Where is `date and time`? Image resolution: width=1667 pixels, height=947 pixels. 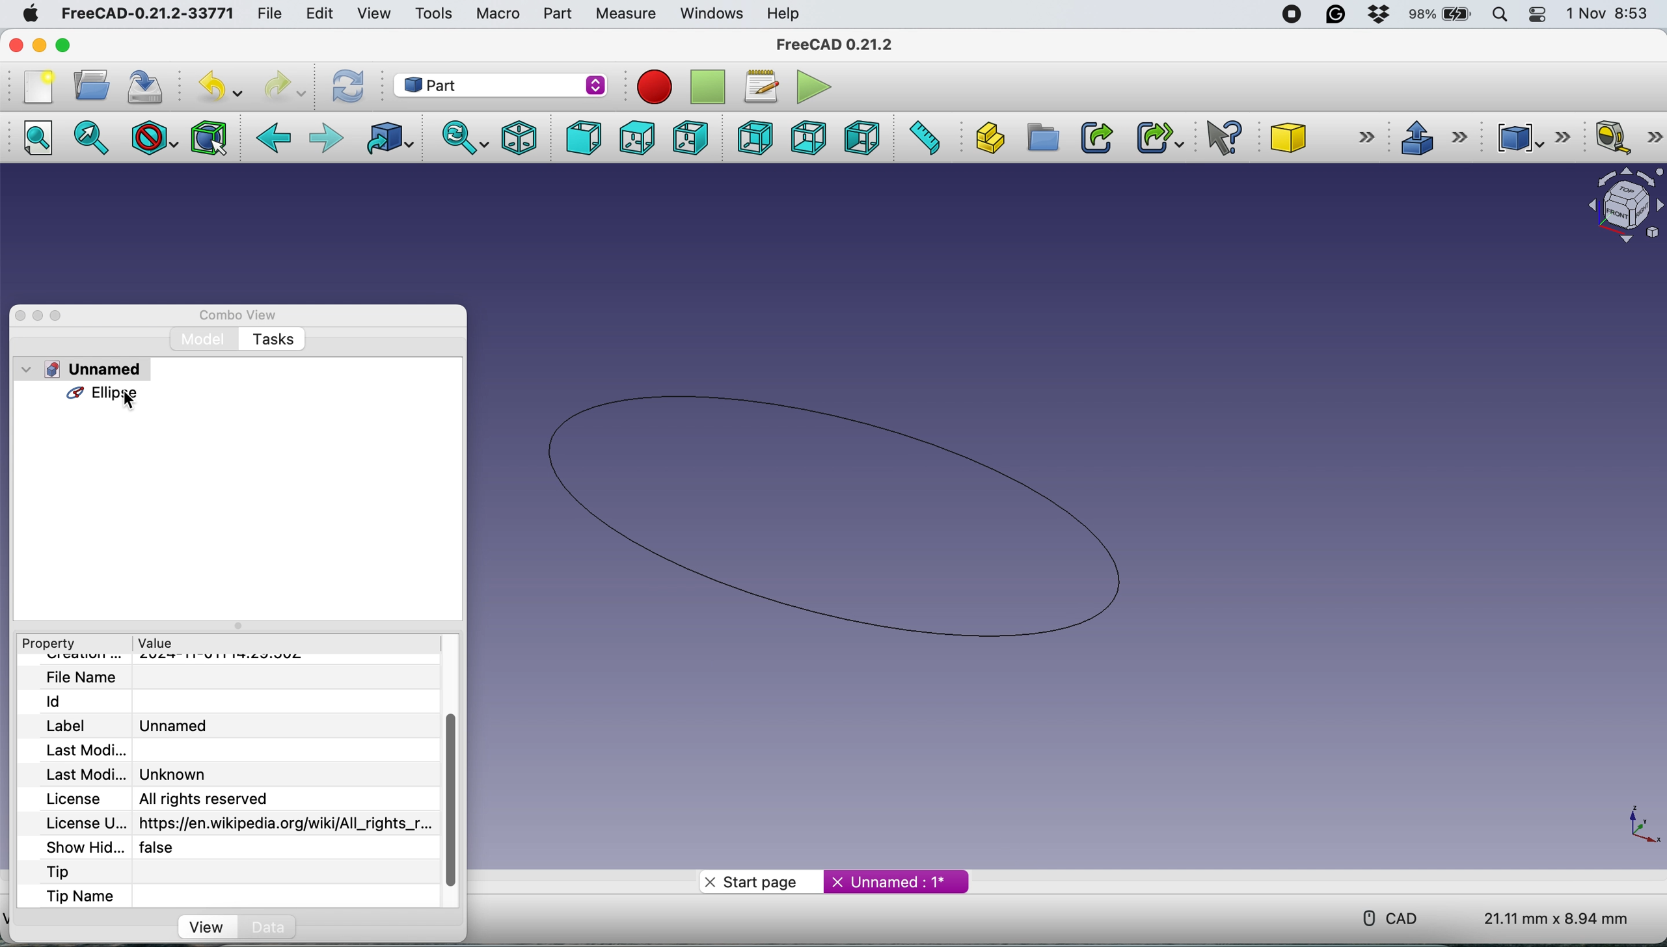
date and time is located at coordinates (1609, 14).